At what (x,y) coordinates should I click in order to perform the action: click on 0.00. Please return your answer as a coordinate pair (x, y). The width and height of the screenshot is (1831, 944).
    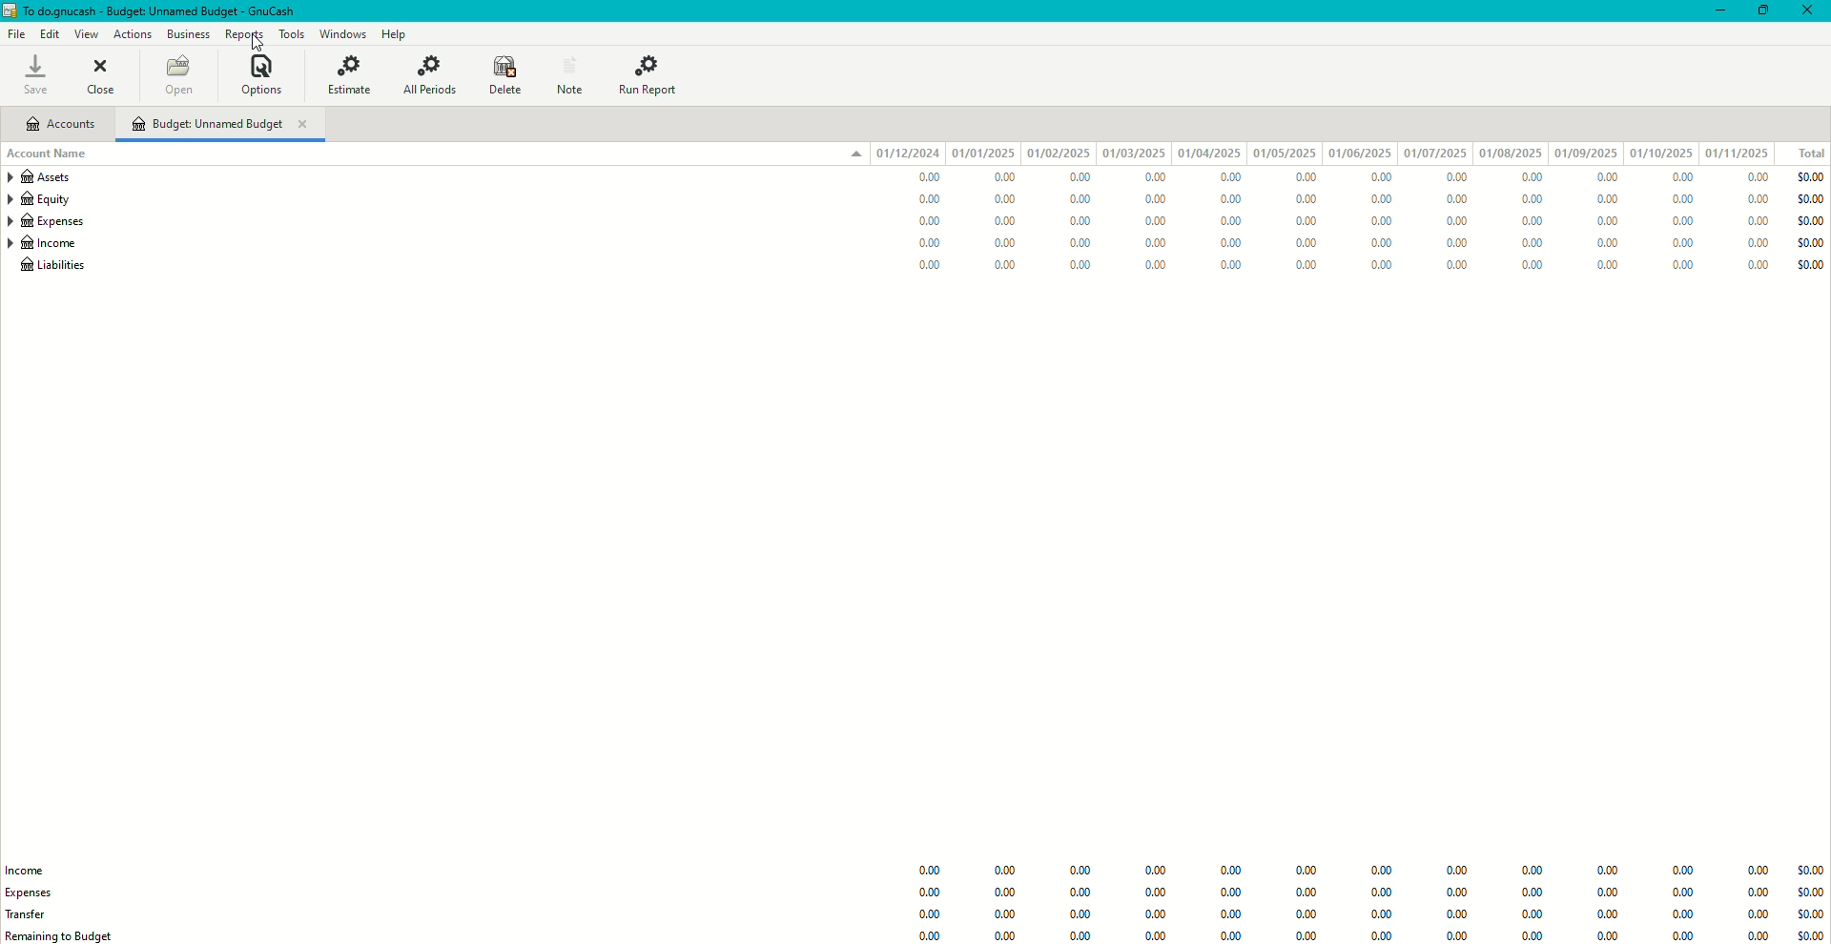
    Looking at the image, I should click on (1145, 178).